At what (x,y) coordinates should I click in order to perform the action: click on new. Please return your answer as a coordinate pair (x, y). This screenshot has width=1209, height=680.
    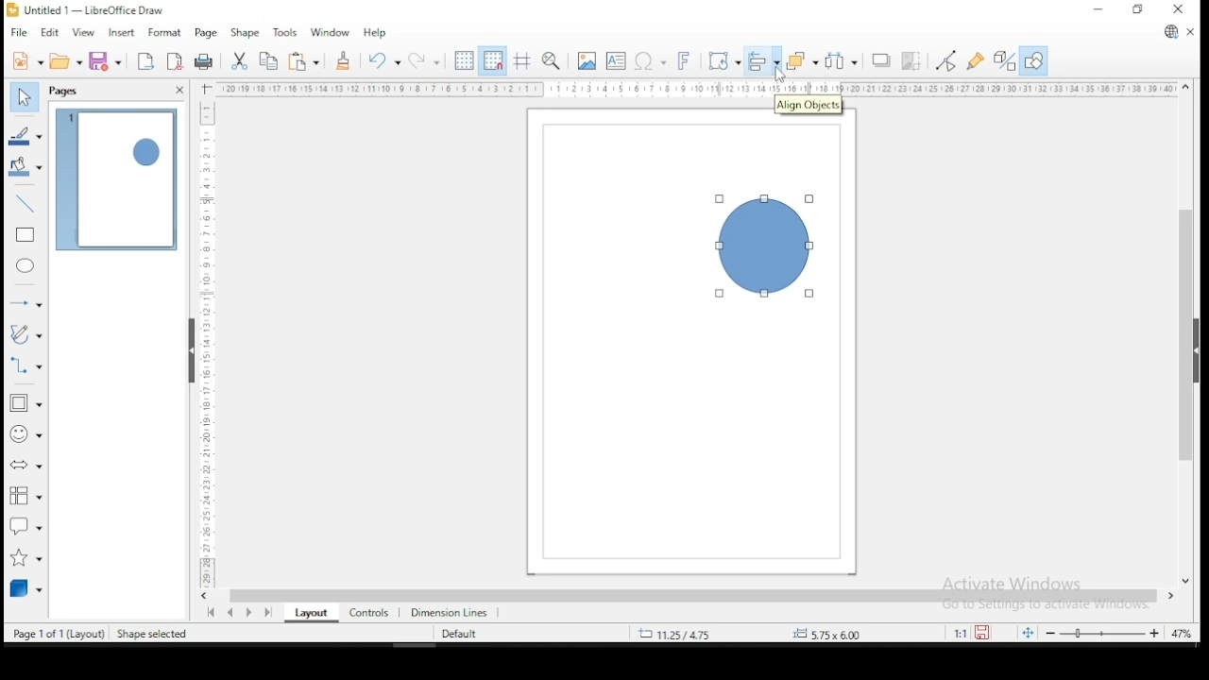
    Looking at the image, I should click on (26, 60).